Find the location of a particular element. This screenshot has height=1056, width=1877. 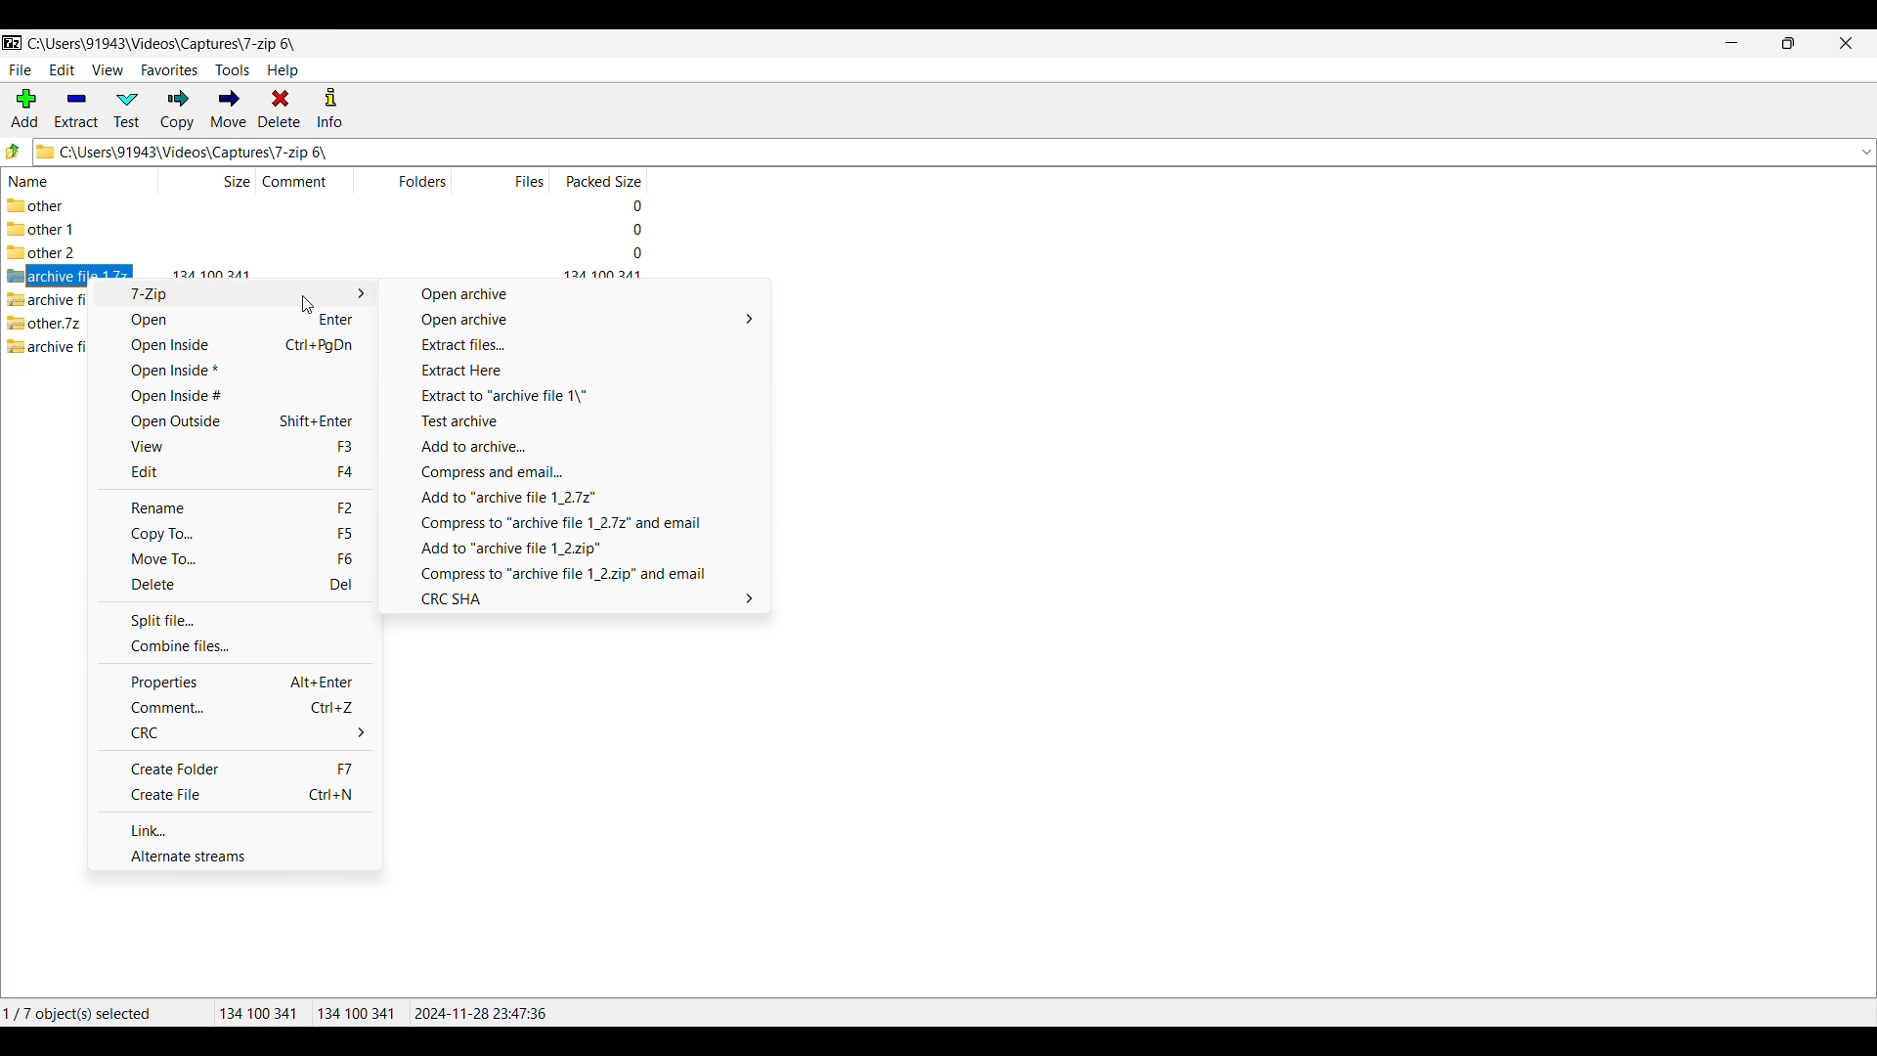

Compress and email is located at coordinates (578, 472).